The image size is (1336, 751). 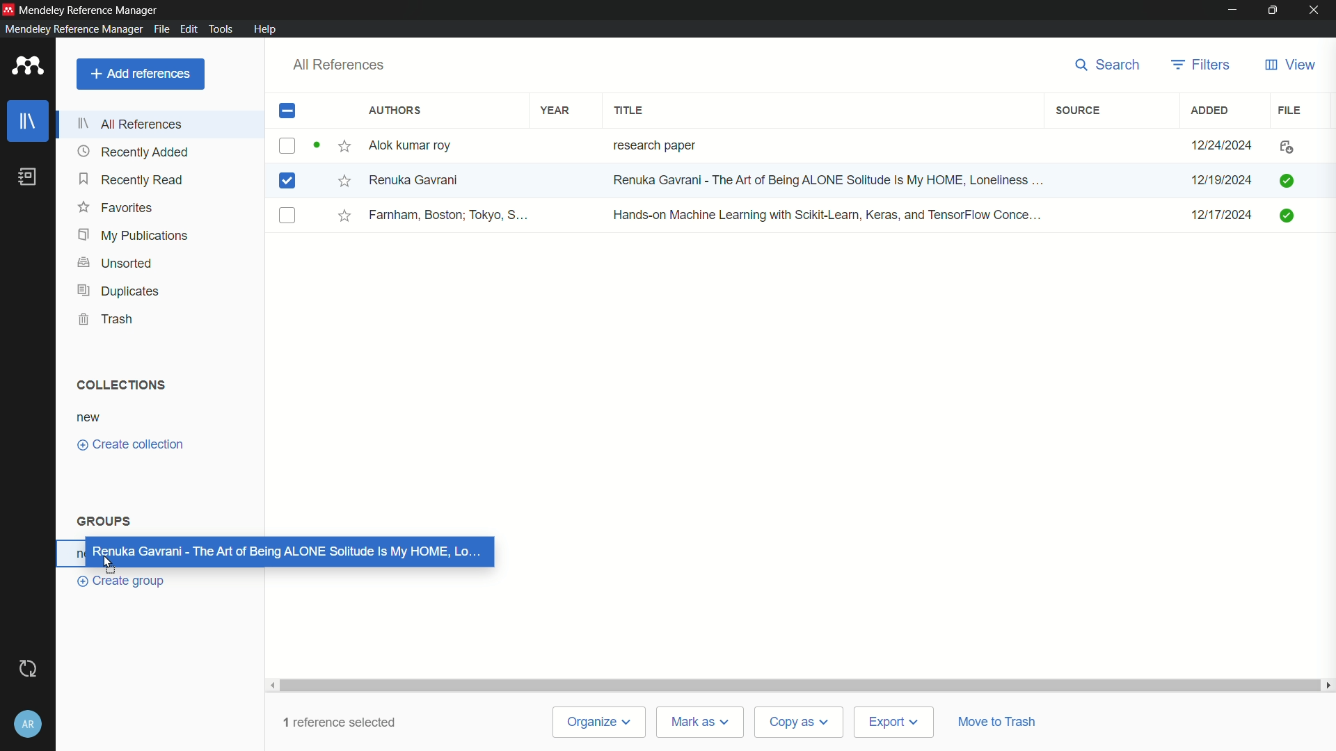 I want to click on year, so click(x=555, y=110).